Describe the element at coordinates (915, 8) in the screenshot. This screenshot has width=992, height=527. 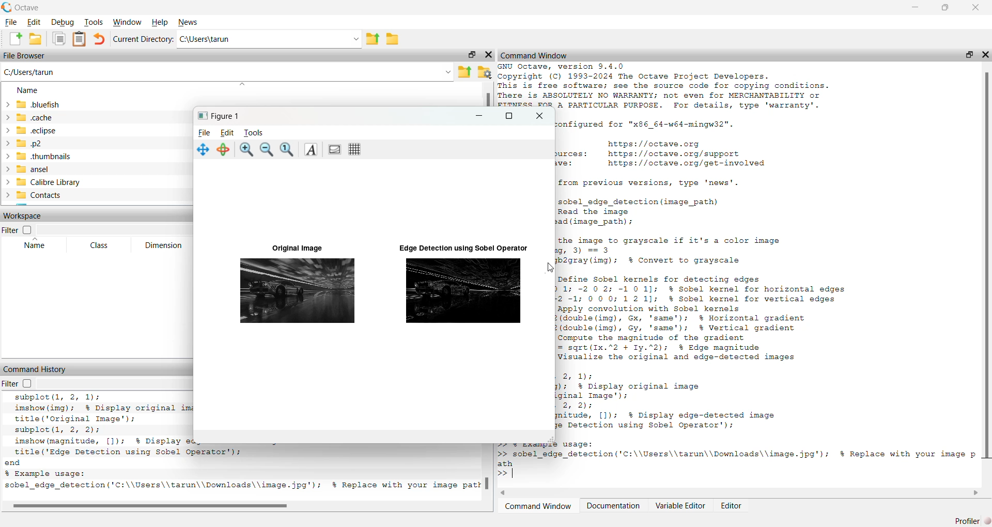
I see `minimize` at that location.